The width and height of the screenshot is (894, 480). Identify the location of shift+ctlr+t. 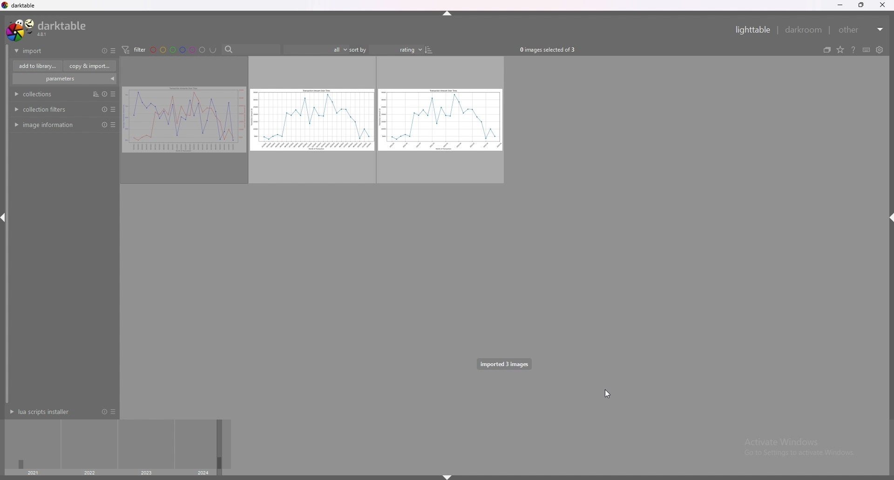
(448, 13).